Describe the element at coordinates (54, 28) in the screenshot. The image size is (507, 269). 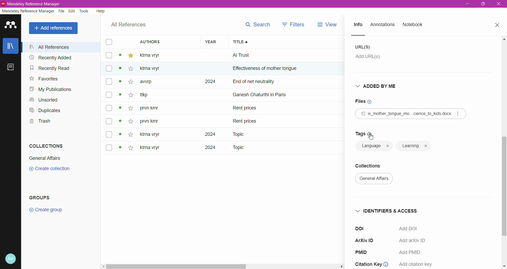
I see `All References` at that location.